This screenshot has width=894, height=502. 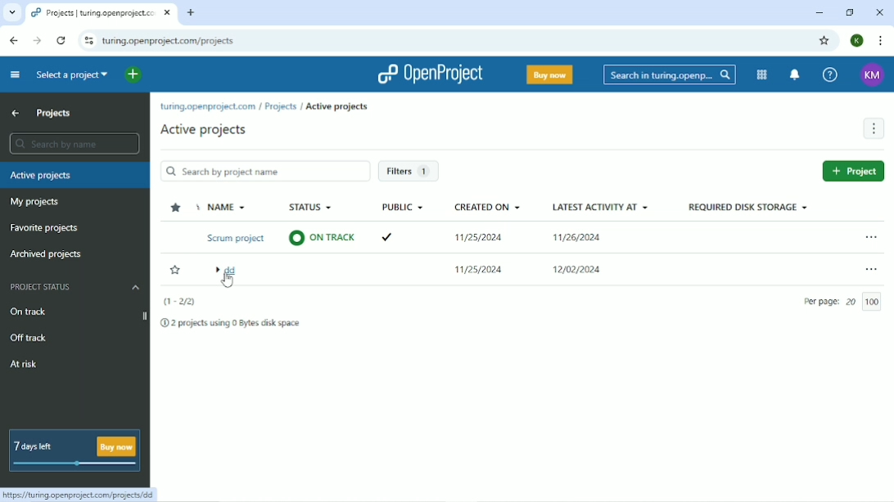 What do you see at coordinates (75, 174) in the screenshot?
I see `Active projects` at bounding box center [75, 174].